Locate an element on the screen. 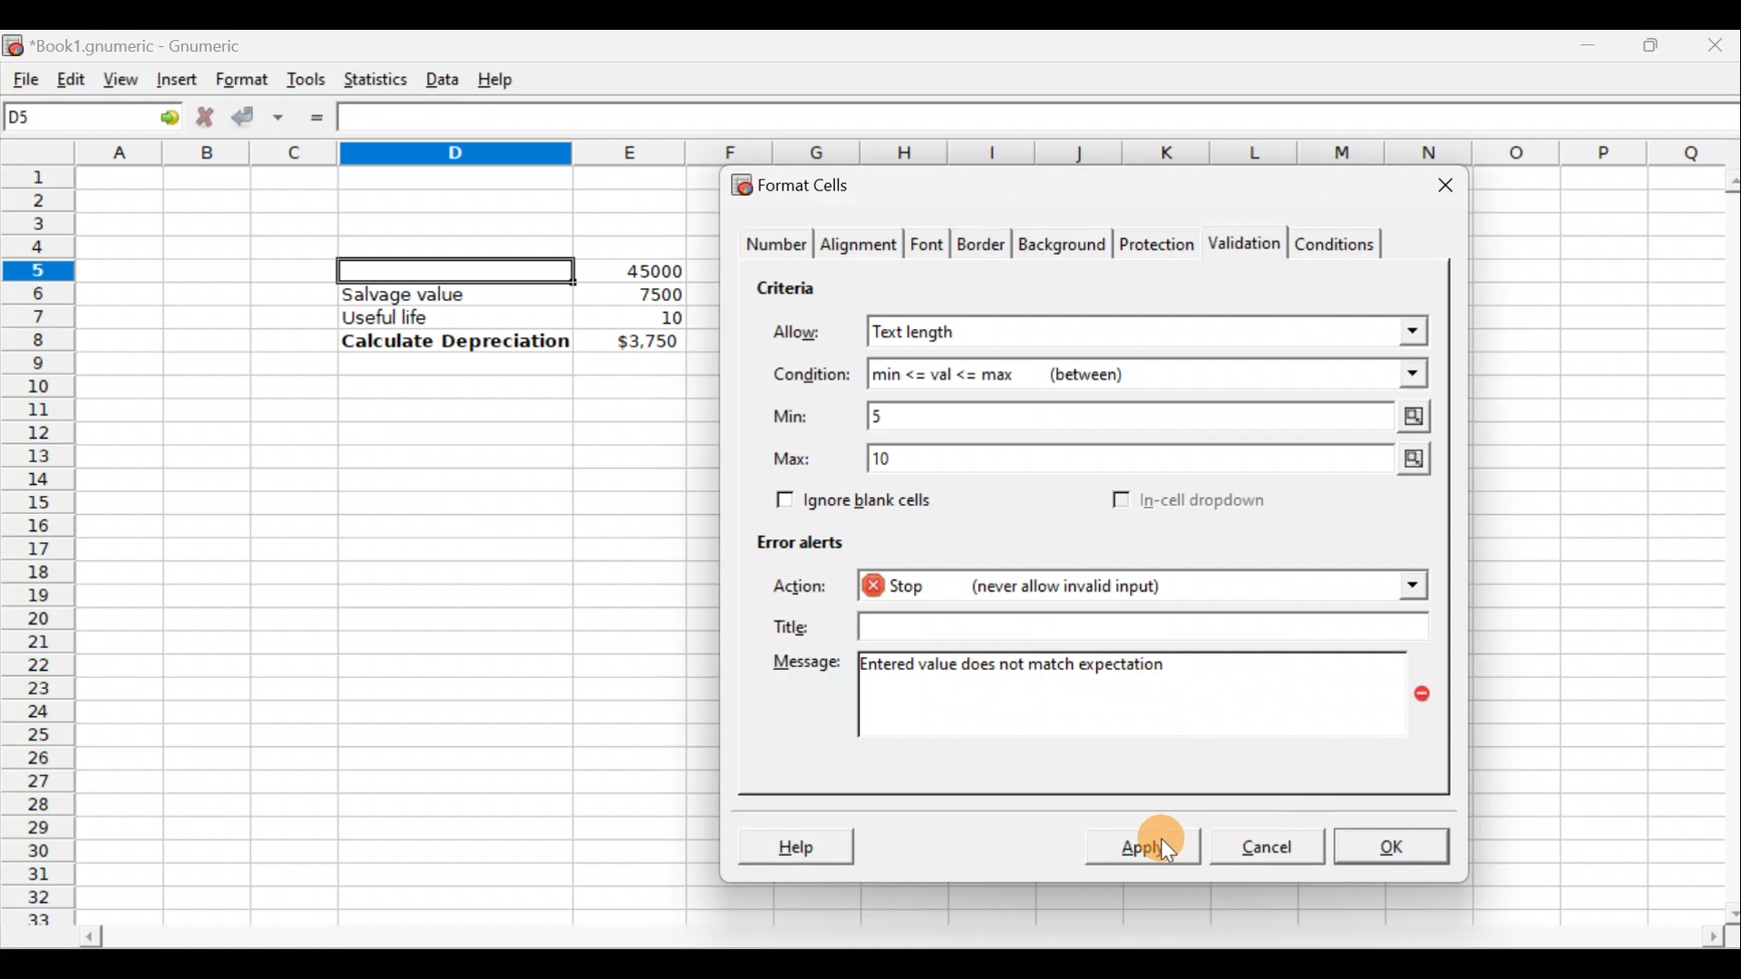 This screenshot has height=979, width=1741. View is located at coordinates (122, 78).